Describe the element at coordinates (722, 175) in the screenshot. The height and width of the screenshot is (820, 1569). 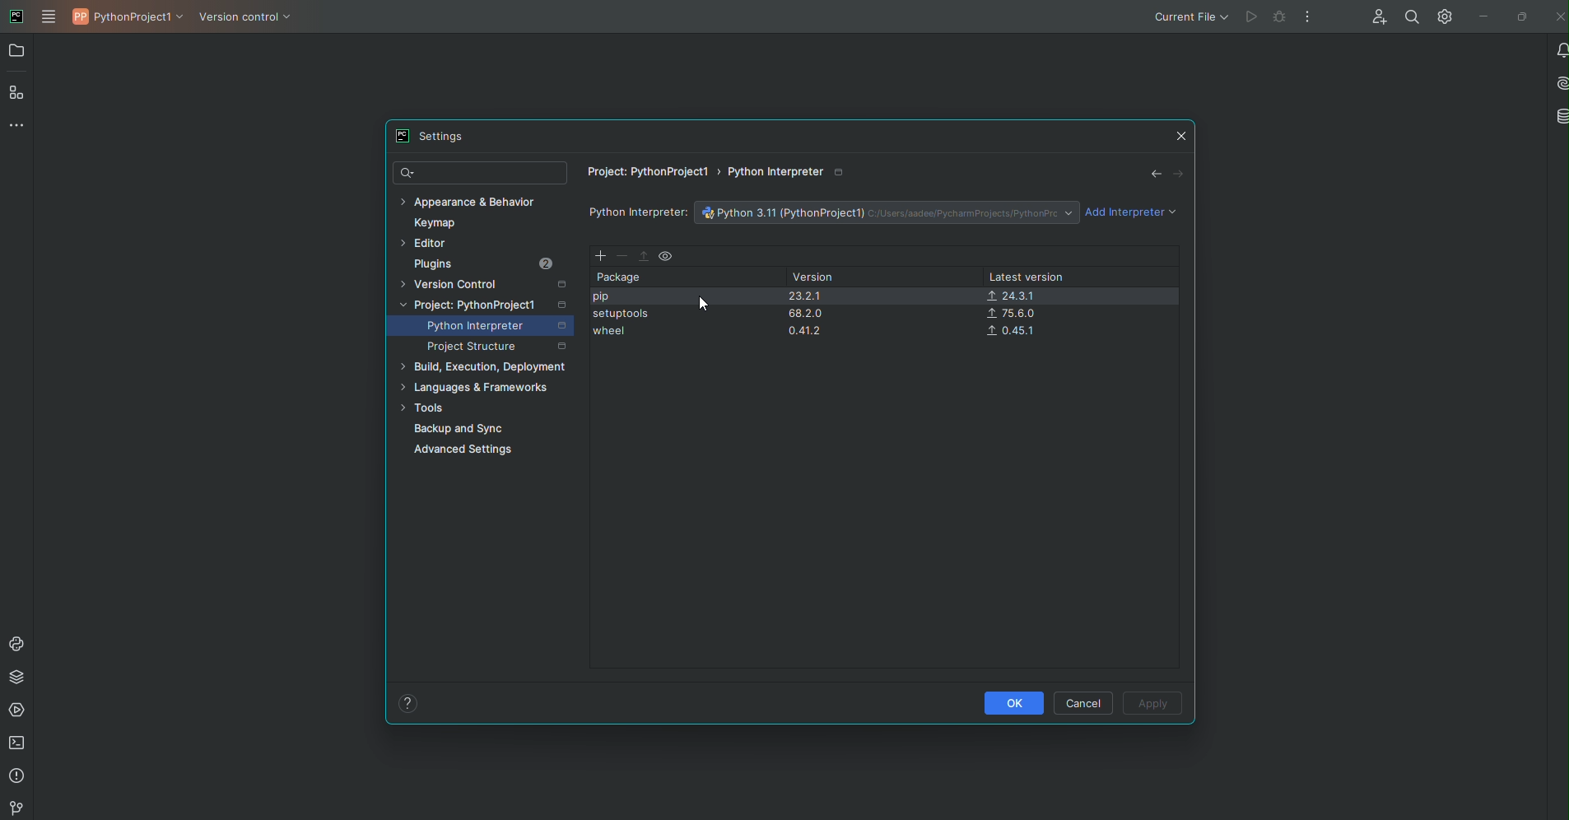
I see `File path` at that location.